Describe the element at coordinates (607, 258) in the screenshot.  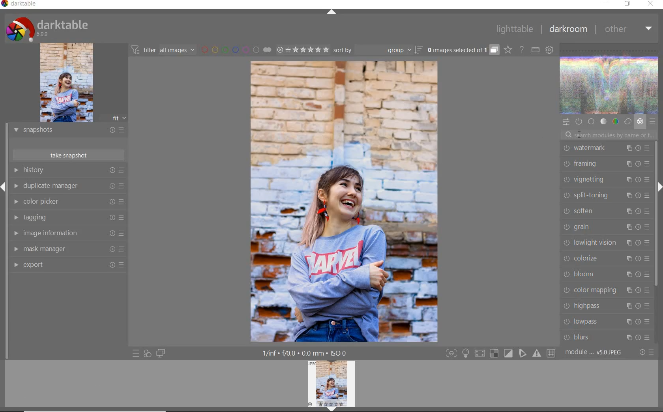
I see `colorize` at that location.